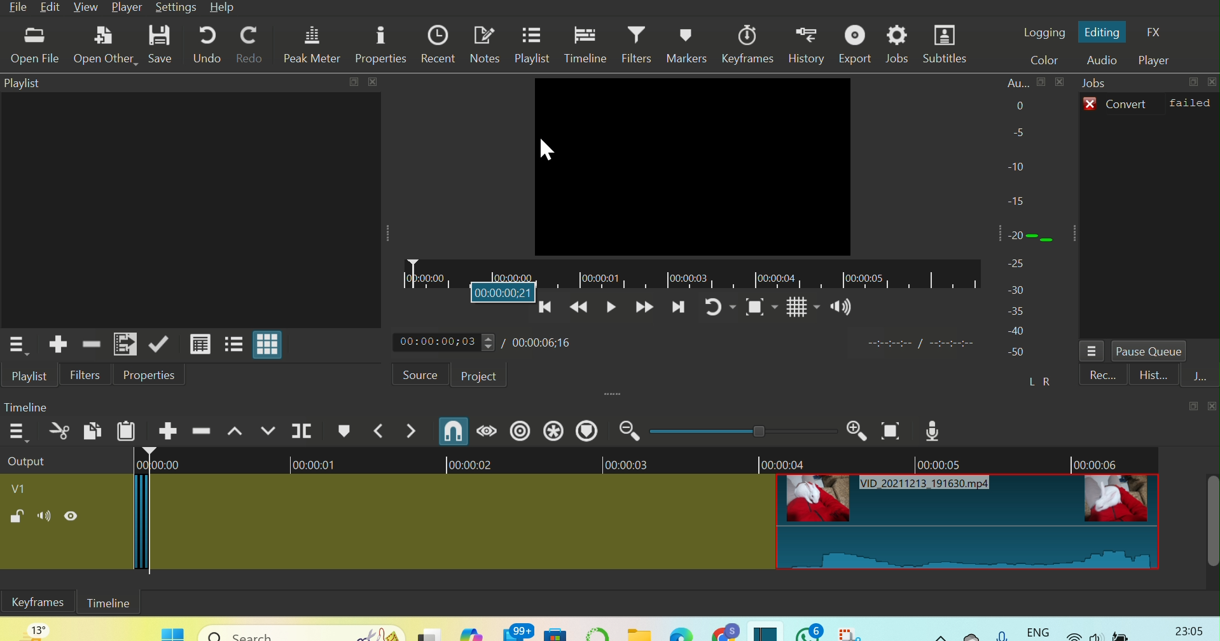  I want to click on Play, so click(608, 311).